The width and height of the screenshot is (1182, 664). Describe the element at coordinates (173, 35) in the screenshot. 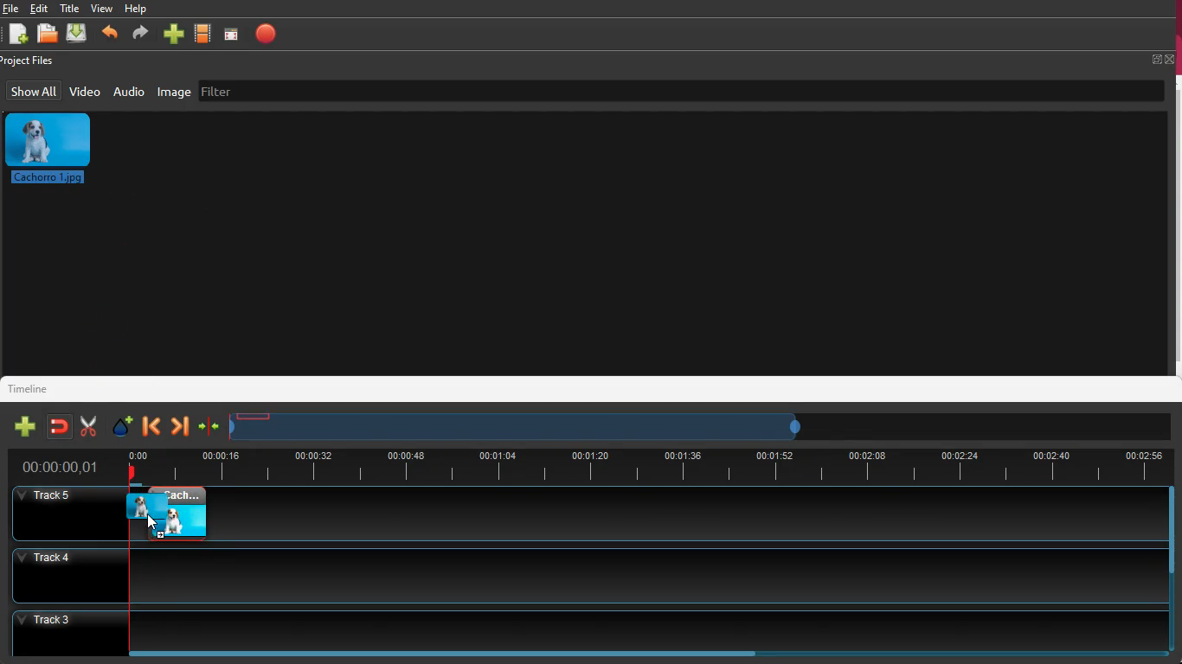

I see `add` at that location.